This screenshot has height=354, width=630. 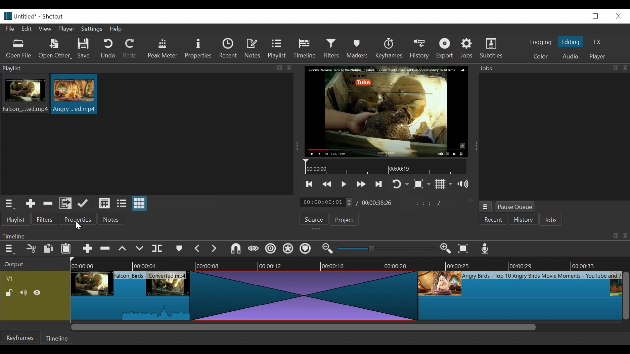 I want to click on Subtitles, so click(x=492, y=48).